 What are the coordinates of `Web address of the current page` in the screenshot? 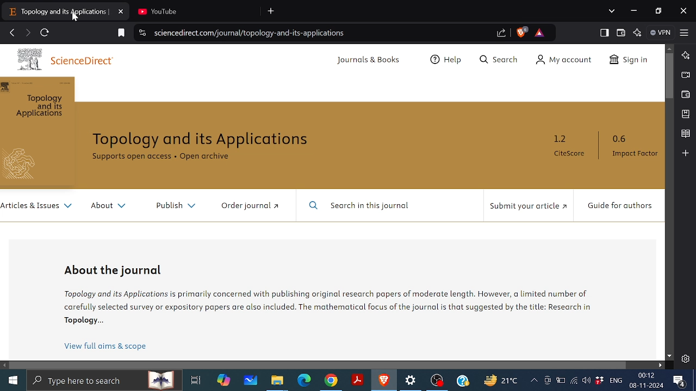 It's located at (253, 33).